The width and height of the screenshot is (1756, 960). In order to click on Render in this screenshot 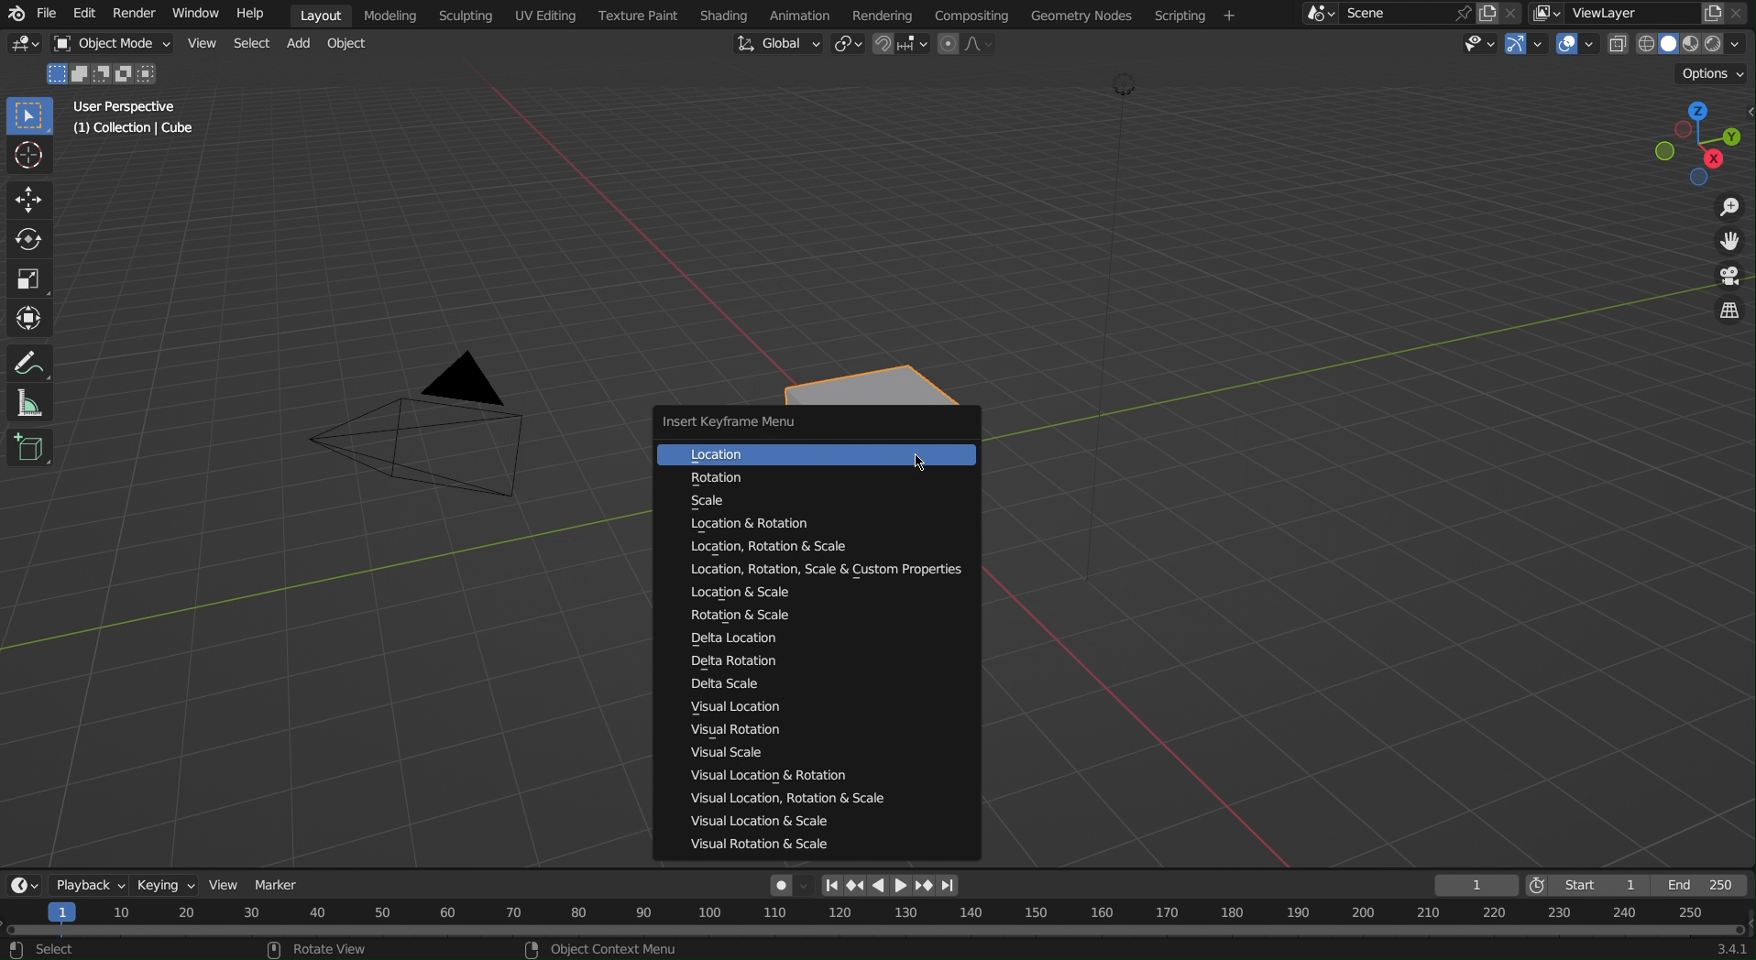, I will do `click(137, 15)`.